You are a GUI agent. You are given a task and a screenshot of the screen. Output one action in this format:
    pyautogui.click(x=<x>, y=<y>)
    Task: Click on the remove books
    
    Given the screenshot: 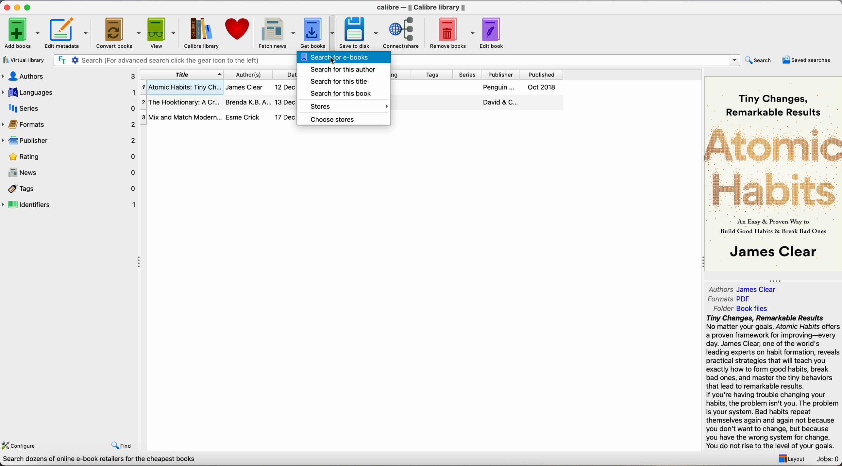 What is the action you would take?
    pyautogui.click(x=452, y=34)
    